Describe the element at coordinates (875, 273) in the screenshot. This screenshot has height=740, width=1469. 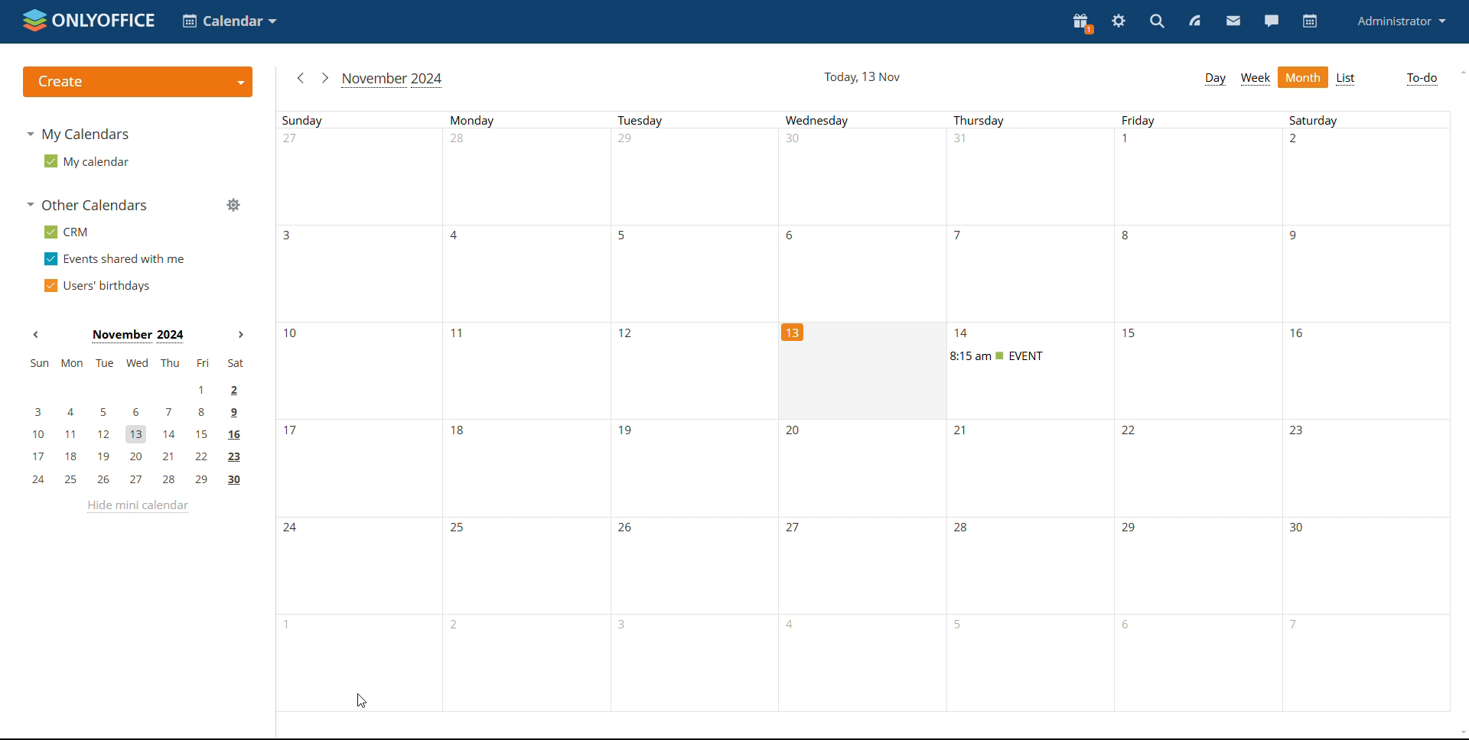
I see `dates of the month` at that location.